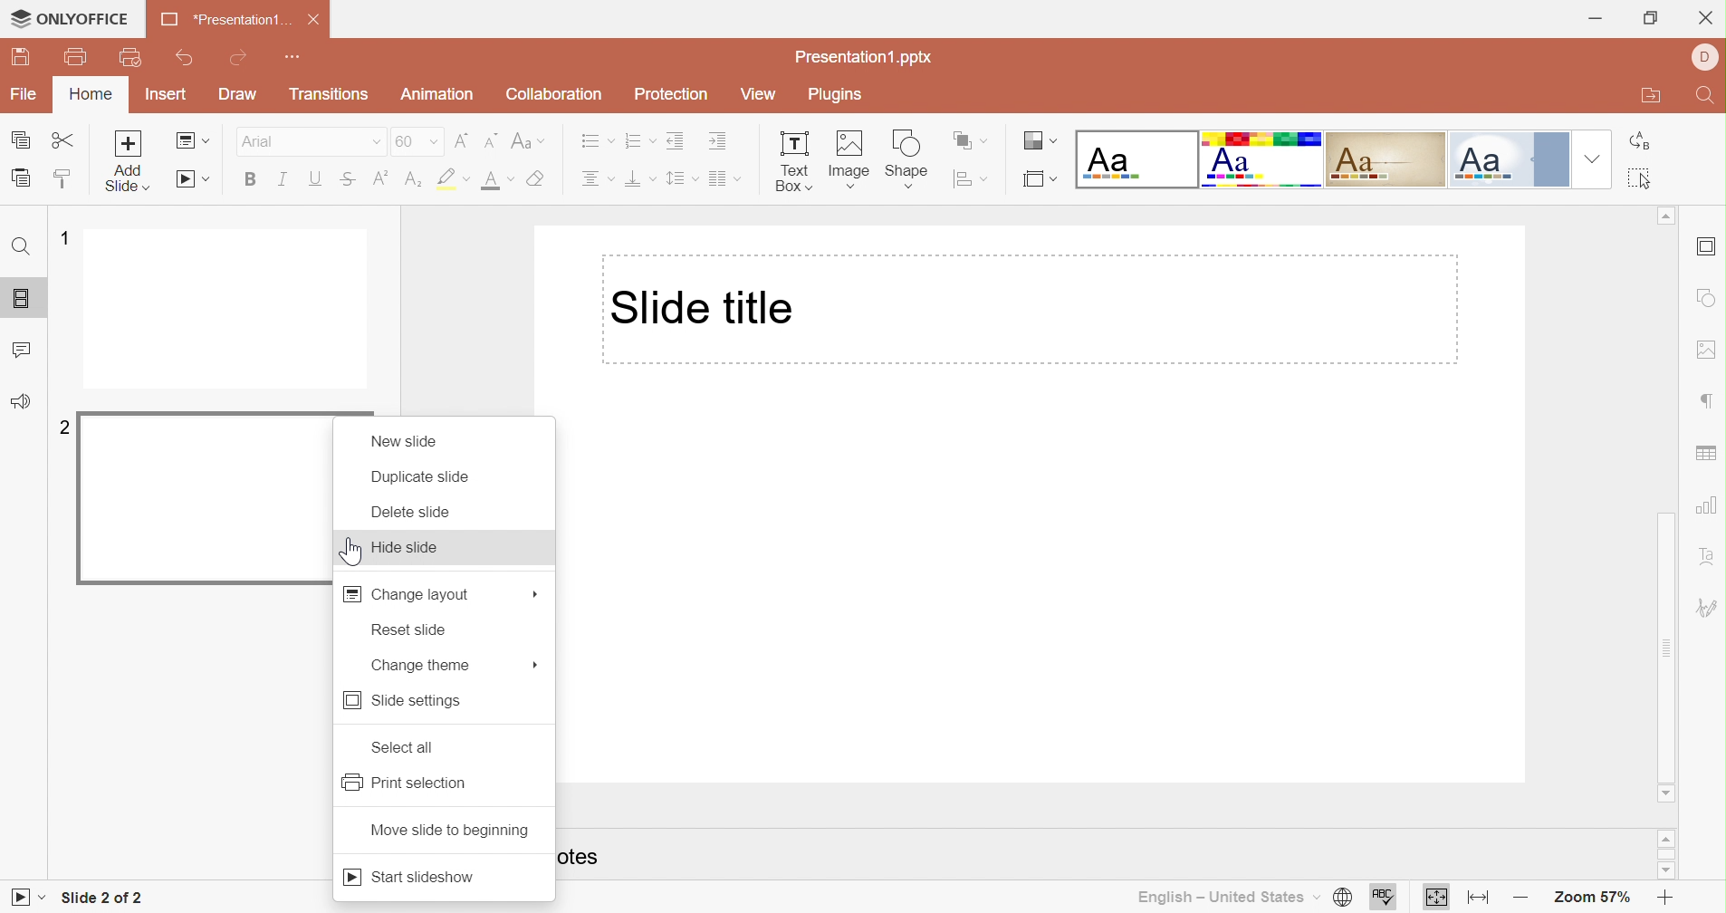  Describe the element at coordinates (26, 351) in the screenshot. I see `Comments` at that location.